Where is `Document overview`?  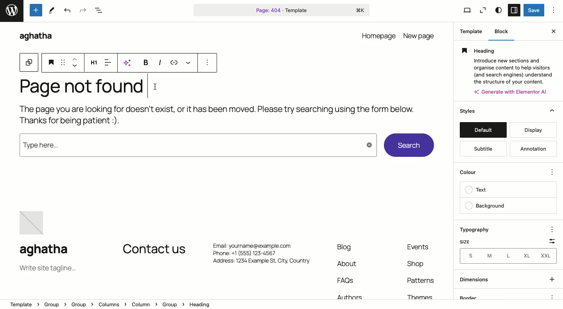 Document overview is located at coordinates (99, 11).